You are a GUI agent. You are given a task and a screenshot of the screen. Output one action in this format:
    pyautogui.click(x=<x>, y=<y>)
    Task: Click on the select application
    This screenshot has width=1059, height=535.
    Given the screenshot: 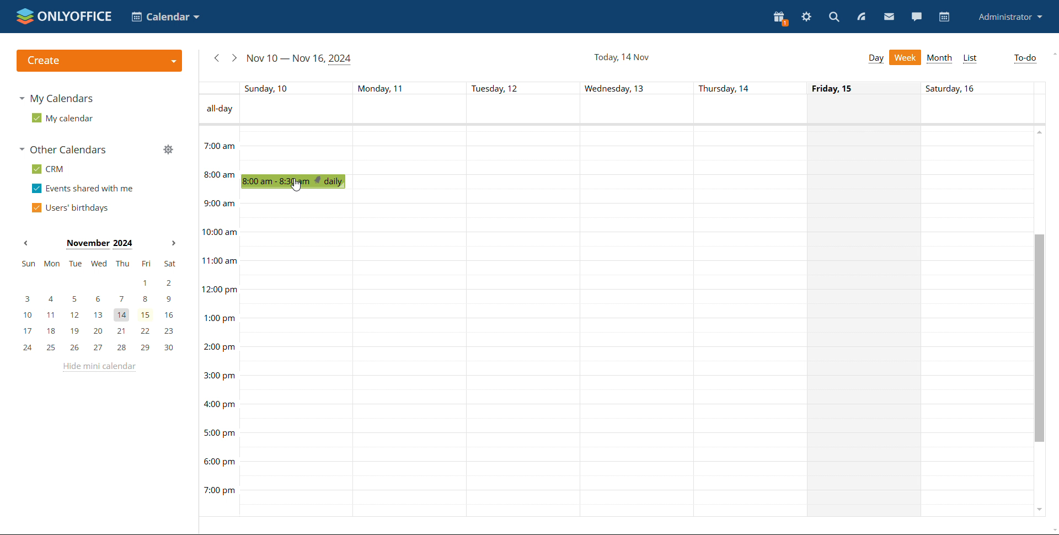 What is the action you would take?
    pyautogui.click(x=165, y=17)
    